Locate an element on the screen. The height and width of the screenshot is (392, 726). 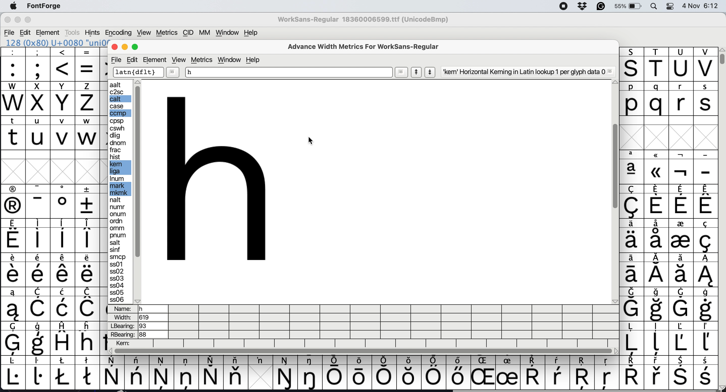
spotlight search is located at coordinates (654, 7).